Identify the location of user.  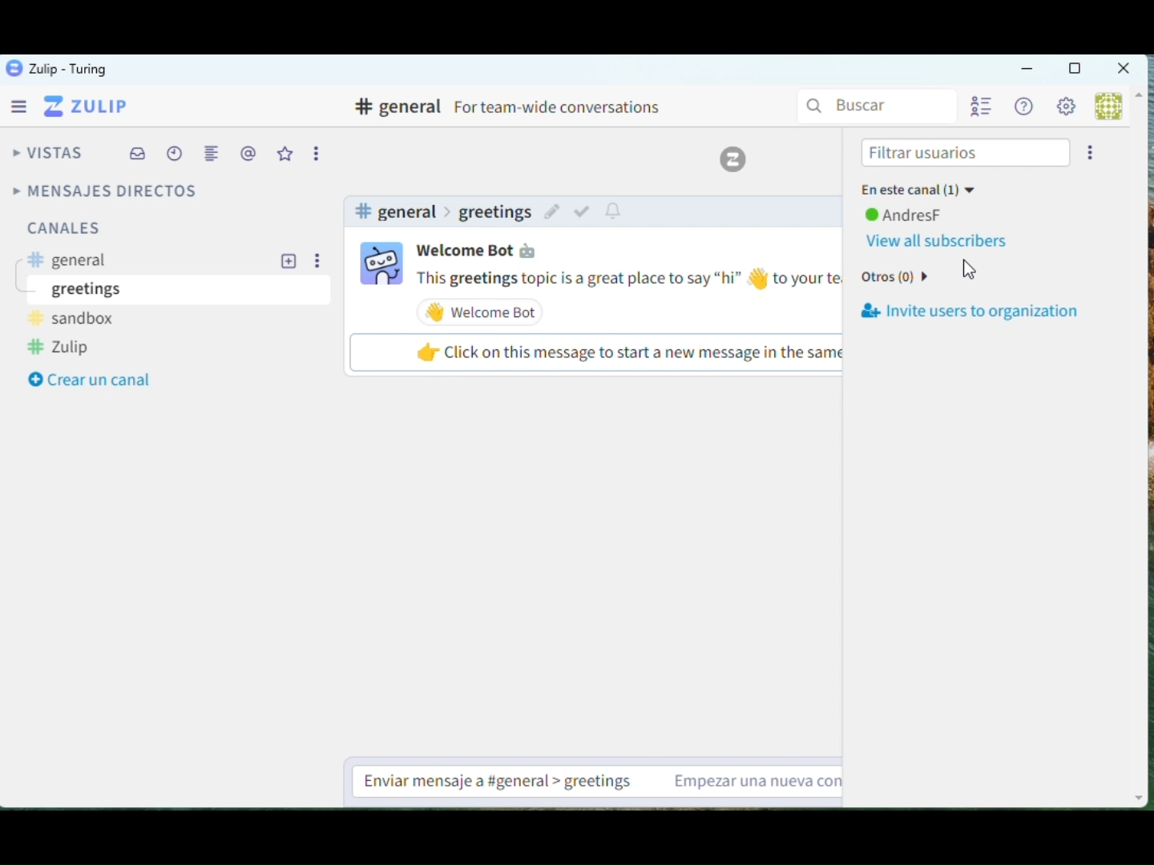
(917, 215).